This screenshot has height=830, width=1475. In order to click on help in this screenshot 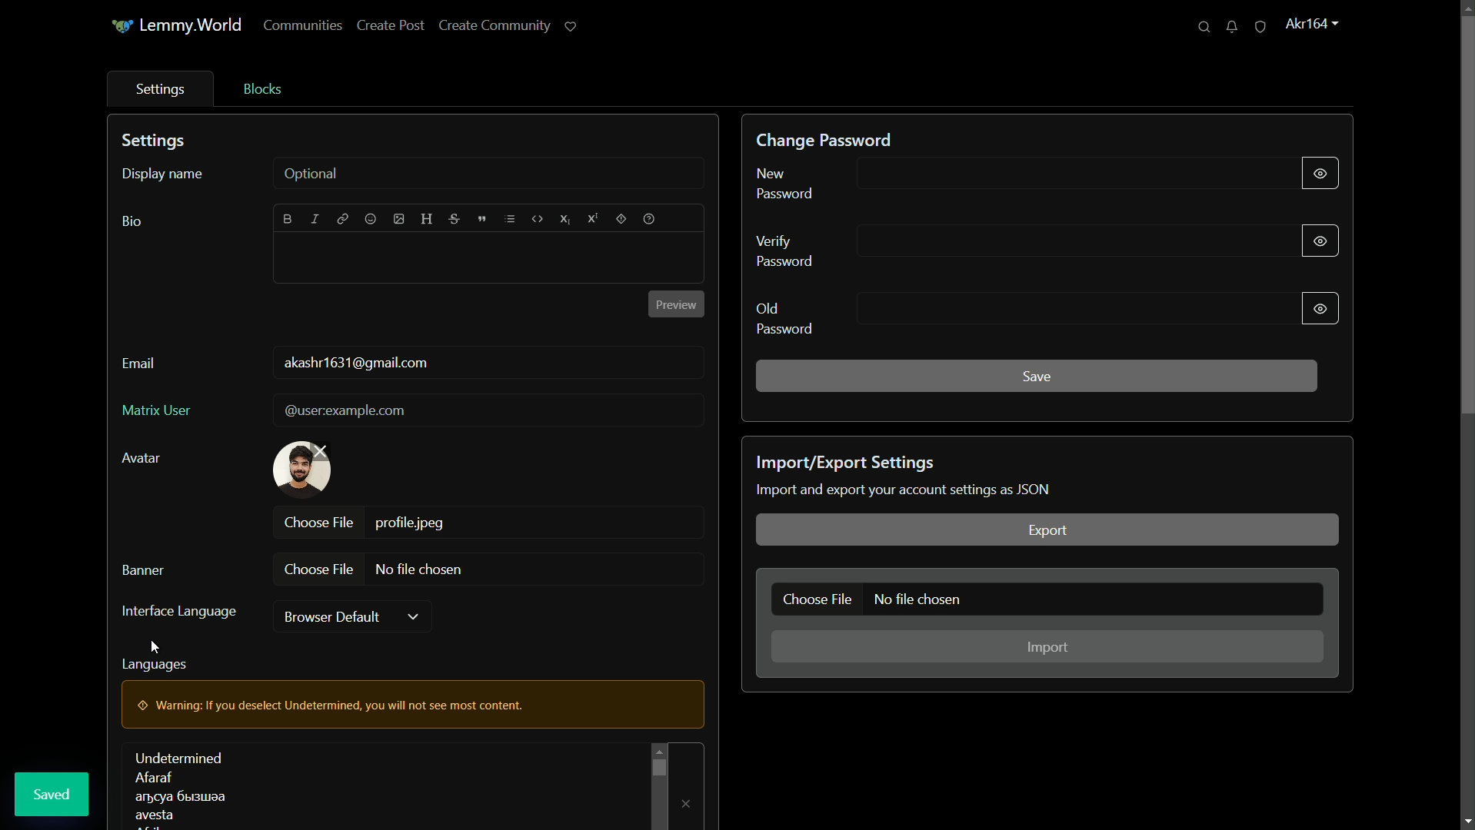, I will do `click(651, 219)`.